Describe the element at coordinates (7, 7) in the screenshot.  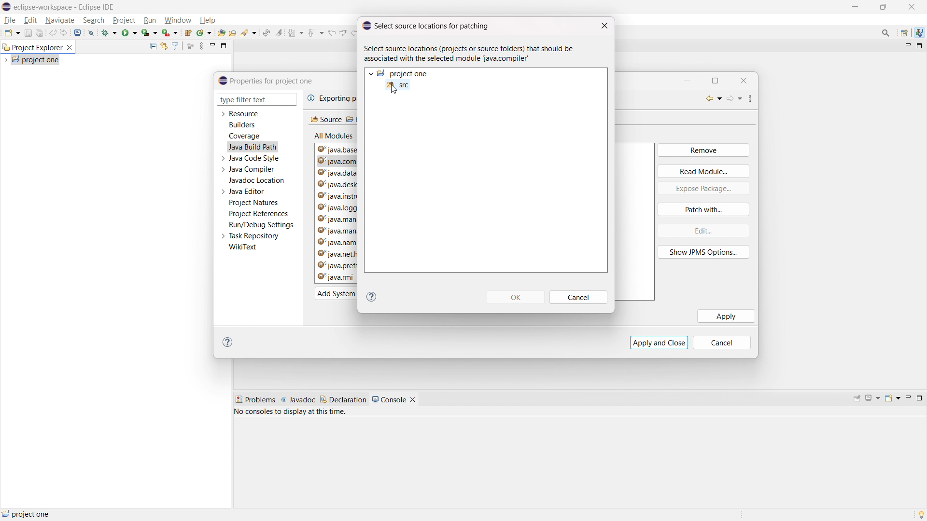
I see `logo` at that location.